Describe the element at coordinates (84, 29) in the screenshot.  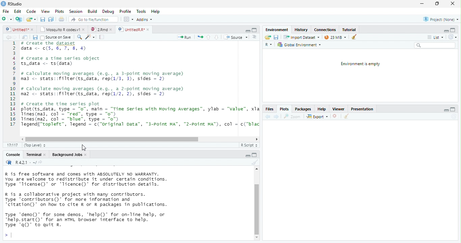
I see `close` at that location.